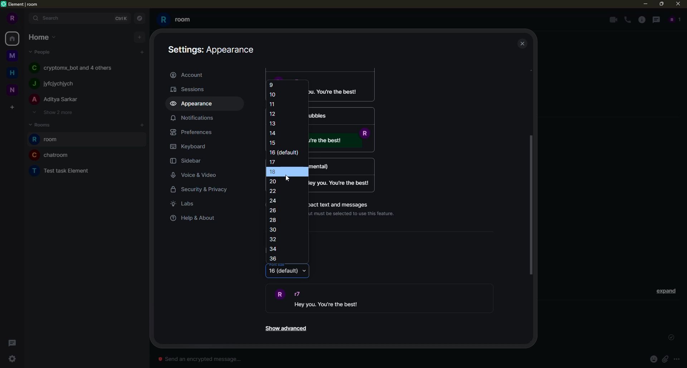  Describe the element at coordinates (272, 84) in the screenshot. I see `9` at that location.